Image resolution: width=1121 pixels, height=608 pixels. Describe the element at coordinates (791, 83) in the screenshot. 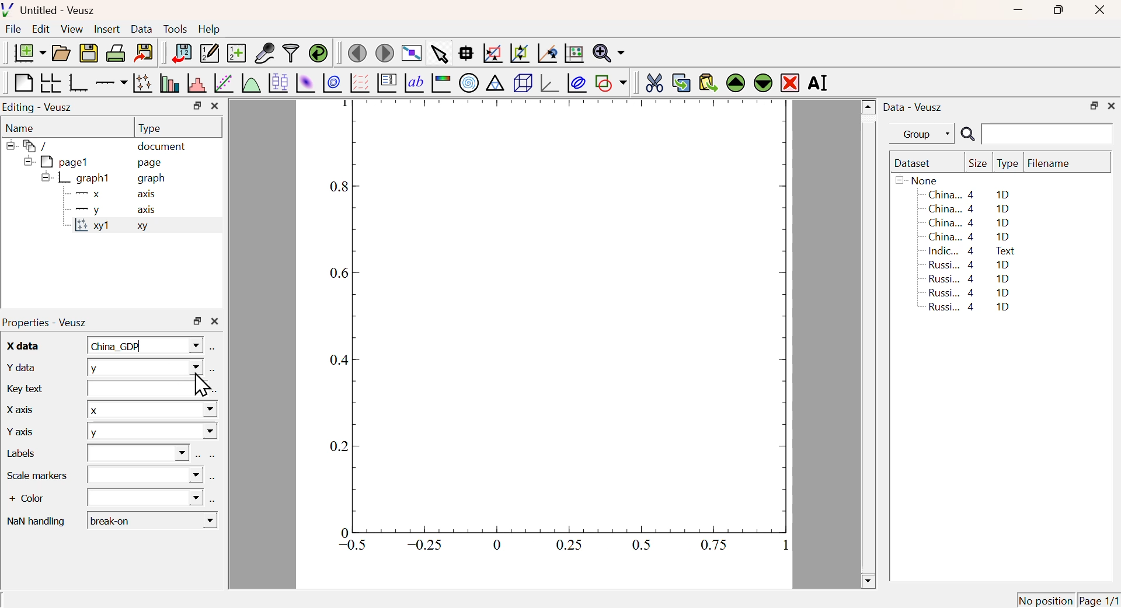

I see `Remove` at that location.